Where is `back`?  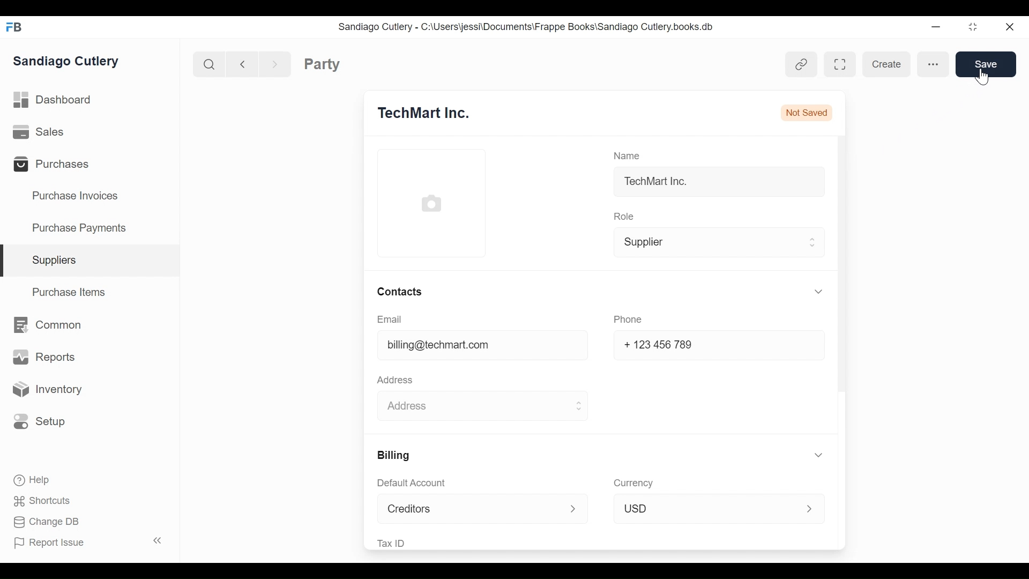
back is located at coordinates (245, 63).